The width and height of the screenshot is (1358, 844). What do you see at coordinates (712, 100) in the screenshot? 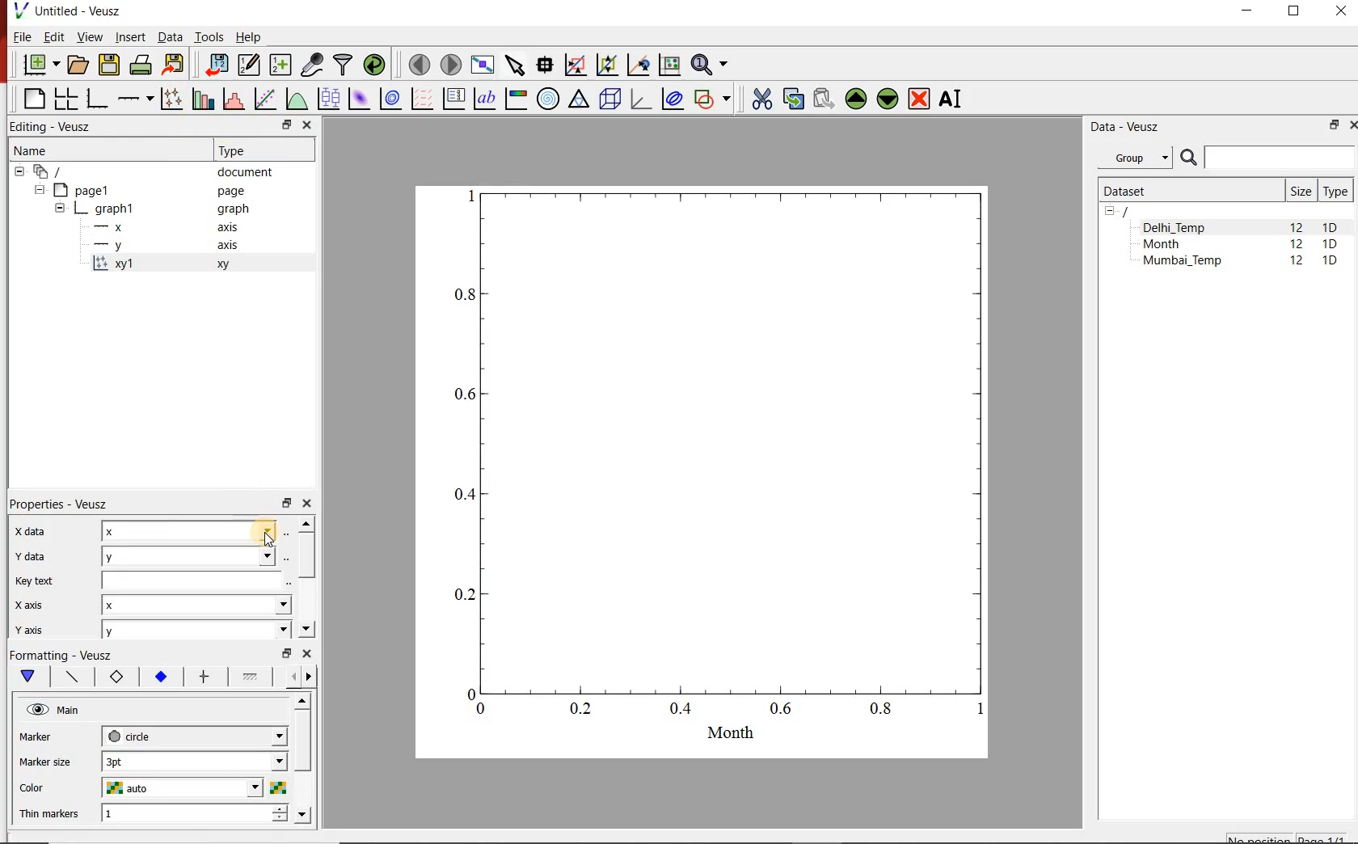
I see `add a shape to the plot` at bounding box center [712, 100].